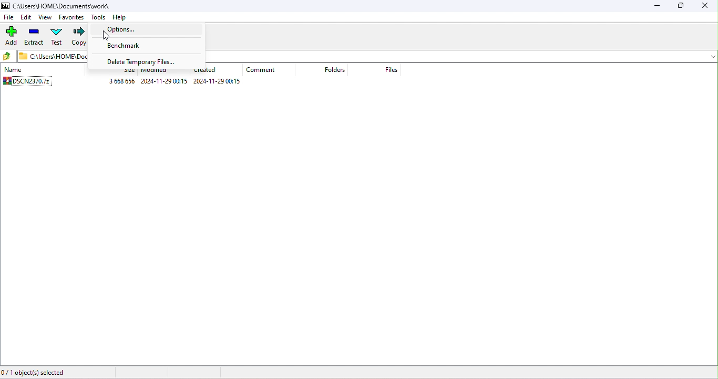 This screenshot has width=718, height=379. Describe the element at coordinates (384, 70) in the screenshot. I see `files` at that location.